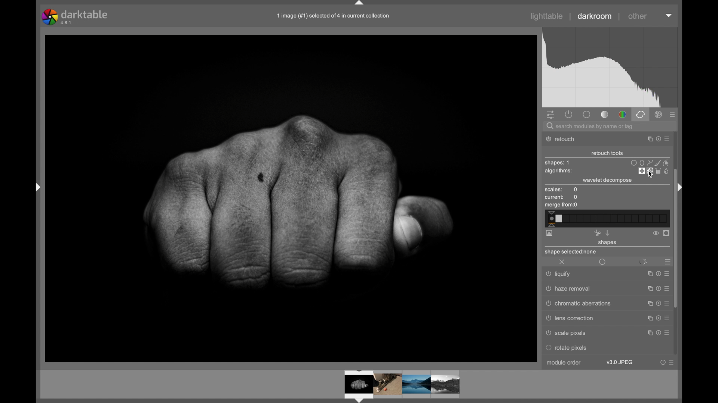 This screenshot has width=718, height=403. What do you see at coordinates (608, 233) in the screenshot?
I see `paste` at bounding box center [608, 233].